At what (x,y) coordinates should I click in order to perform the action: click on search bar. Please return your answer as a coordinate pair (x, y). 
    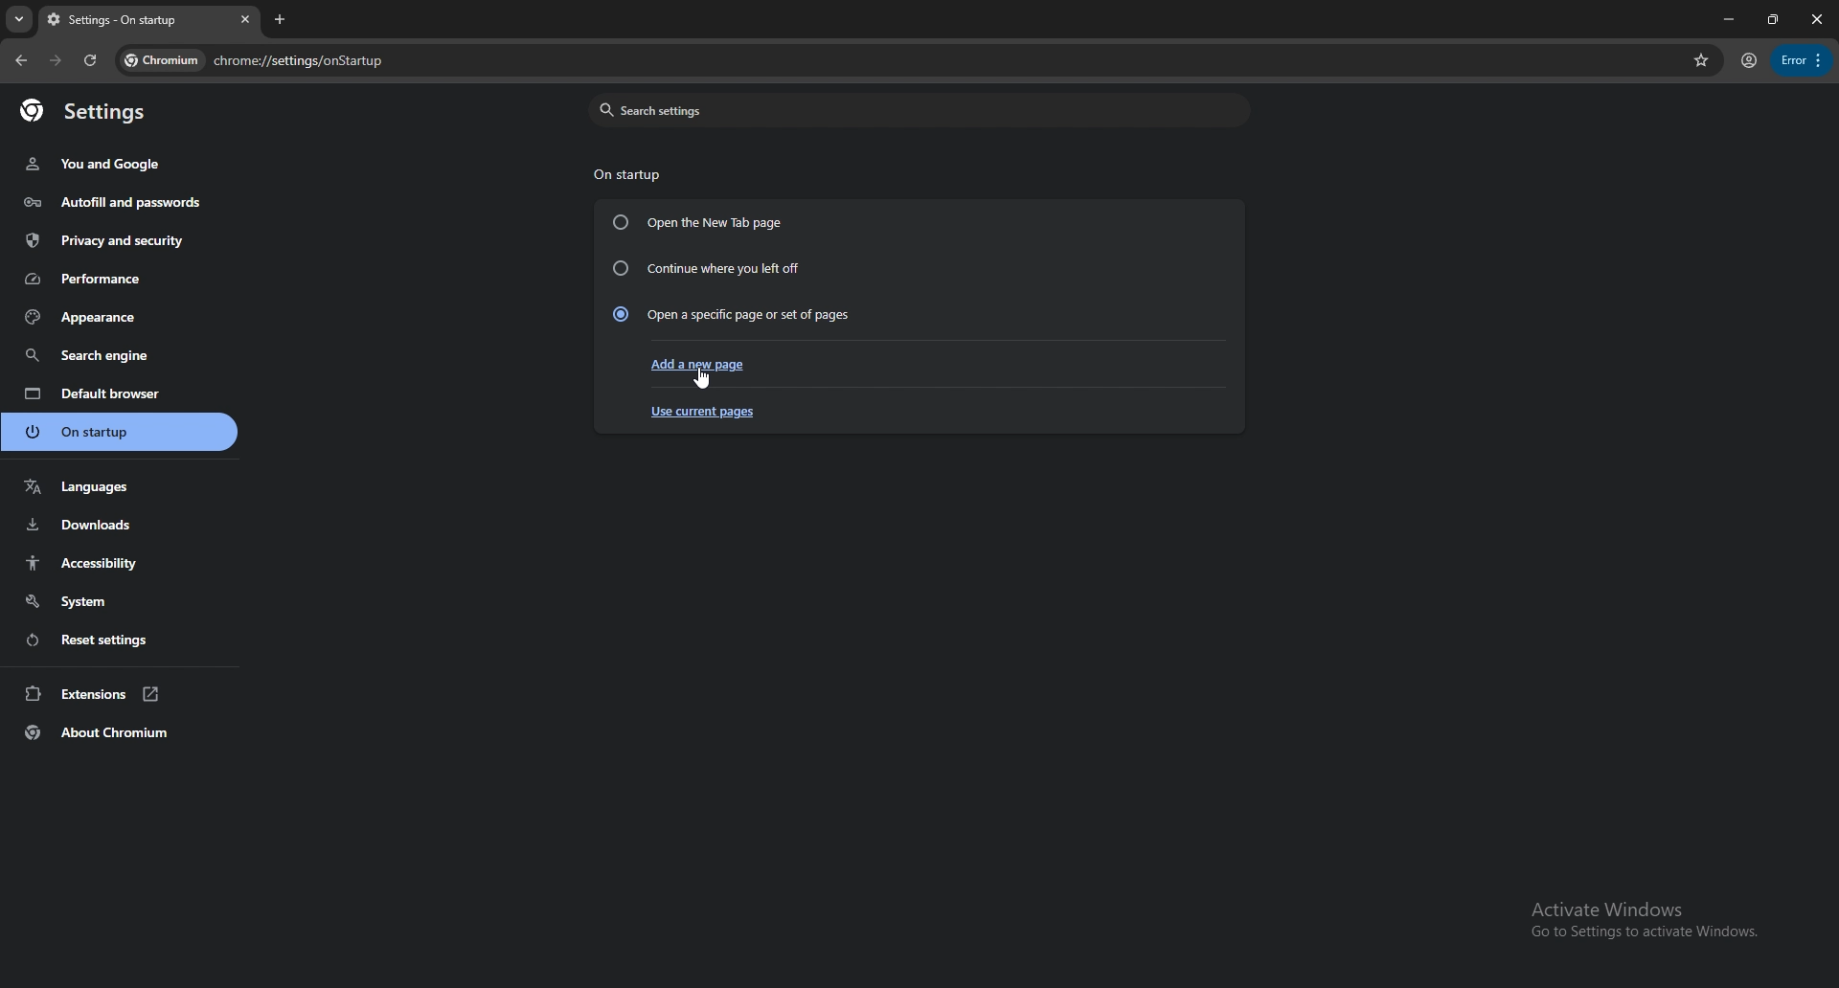
    Looking at the image, I should click on (941, 62).